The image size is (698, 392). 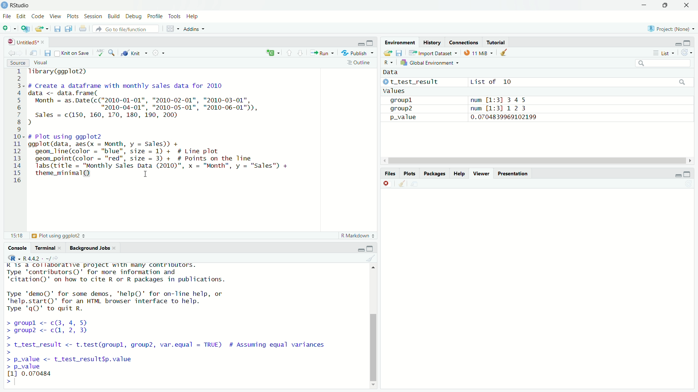 I want to click on View, so click(x=55, y=15).